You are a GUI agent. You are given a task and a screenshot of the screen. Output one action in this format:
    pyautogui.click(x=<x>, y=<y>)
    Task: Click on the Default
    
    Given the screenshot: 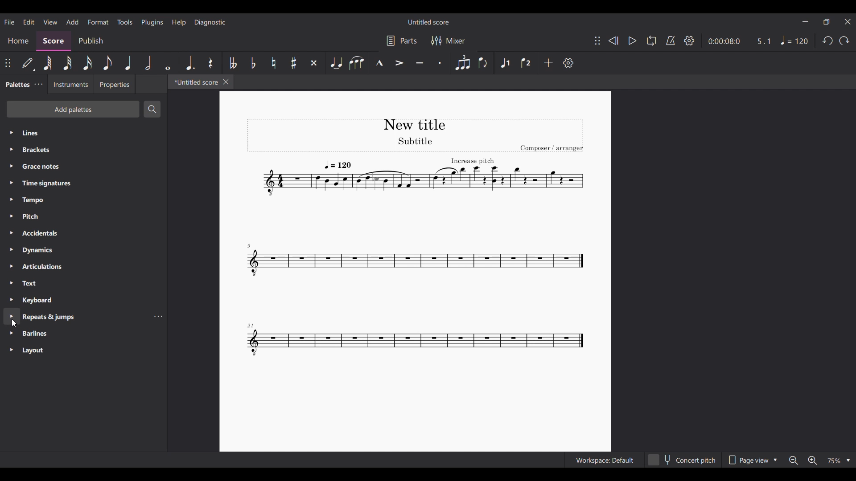 What is the action you would take?
    pyautogui.click(x=29, y=63)
    